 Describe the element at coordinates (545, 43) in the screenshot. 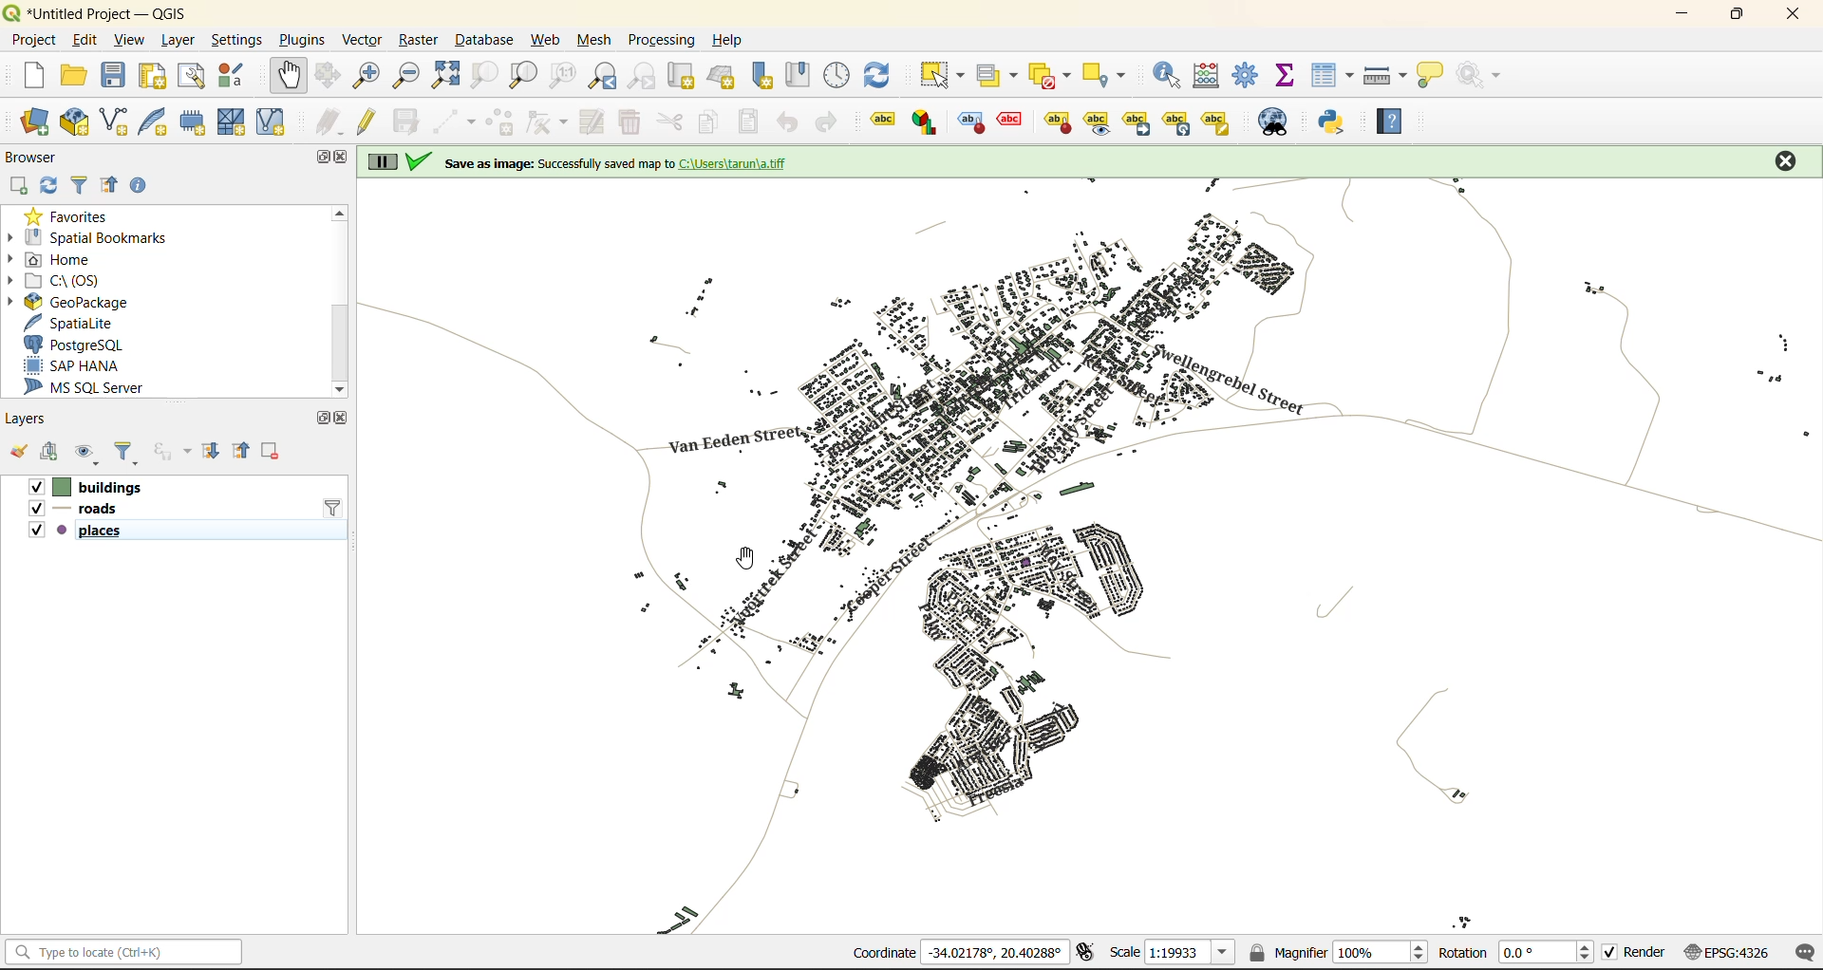

I see `web` at that location.